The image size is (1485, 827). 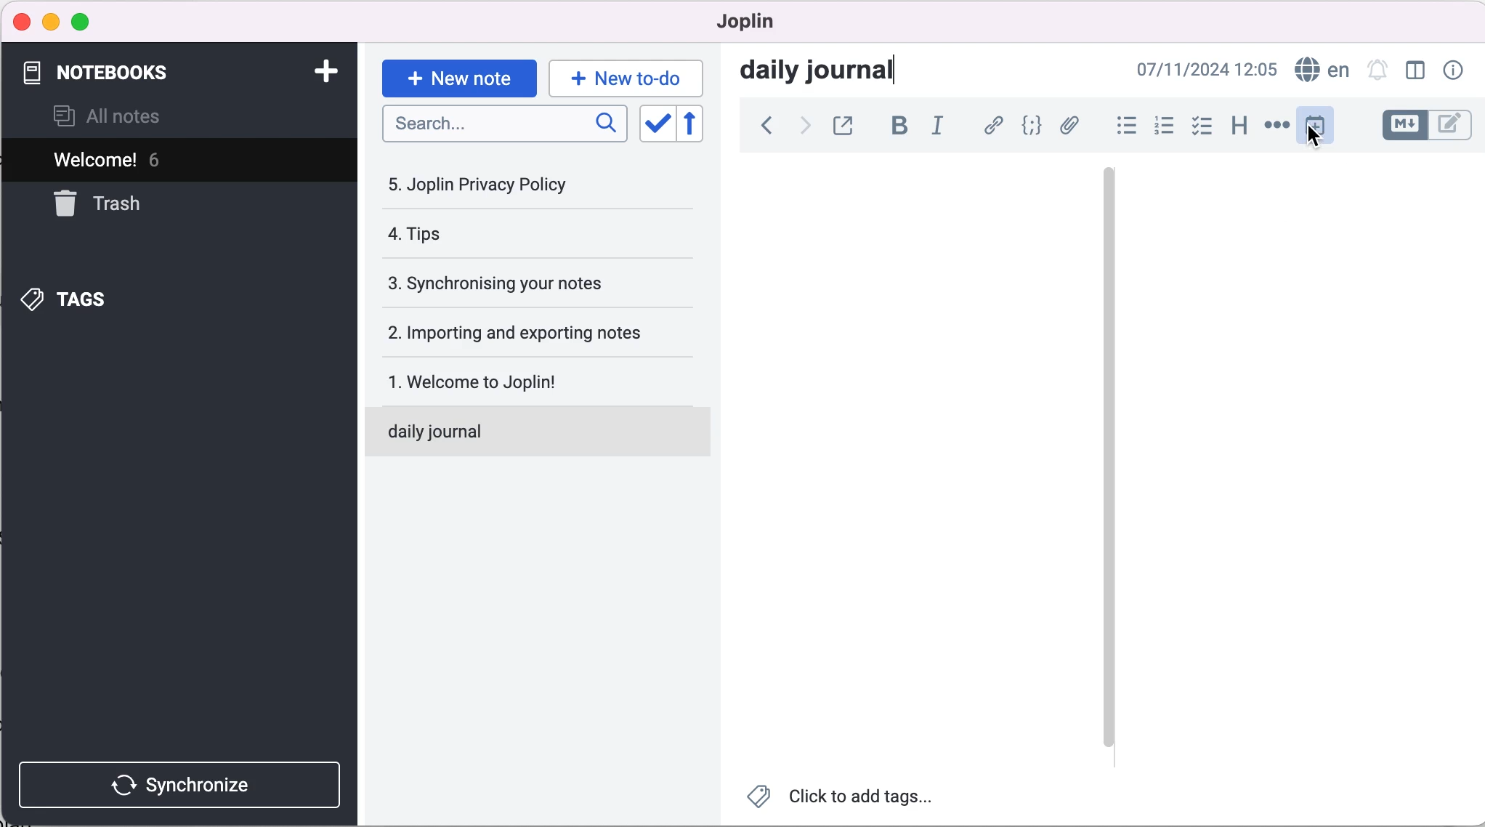 I want to click on trash, so click(x=144, y=206).